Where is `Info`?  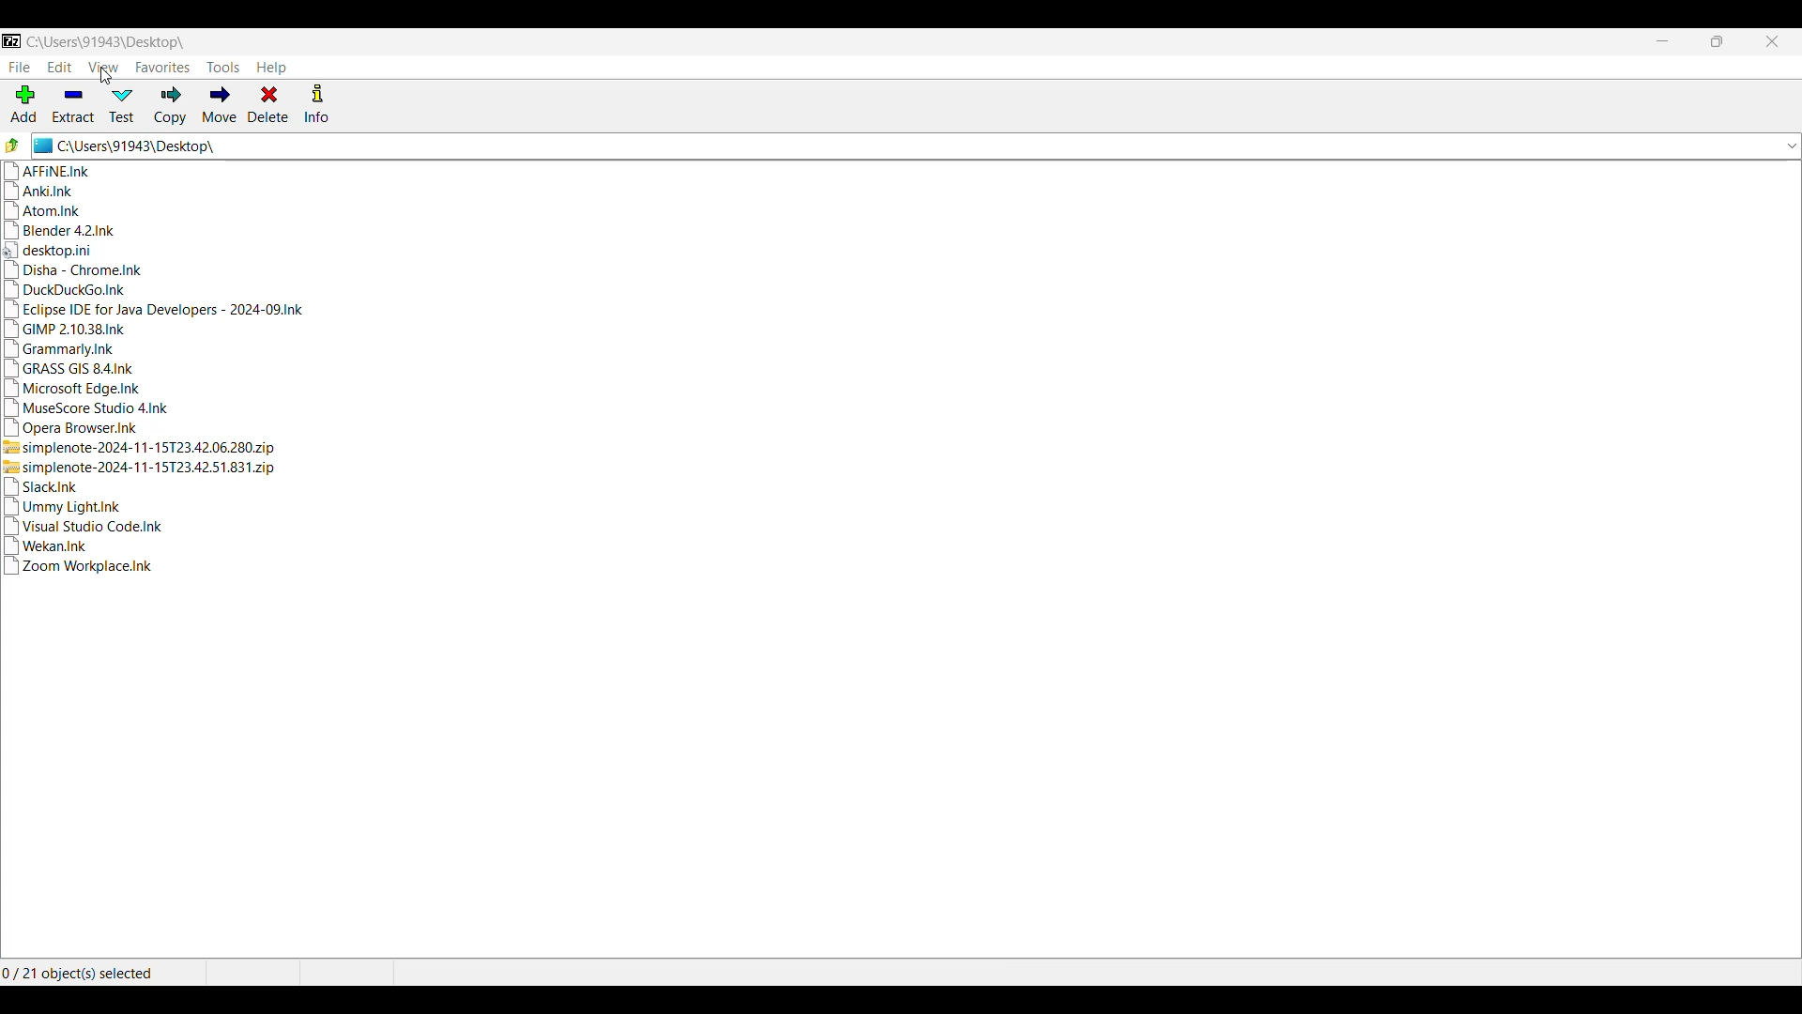 Info is located at coordinates (317, 104).